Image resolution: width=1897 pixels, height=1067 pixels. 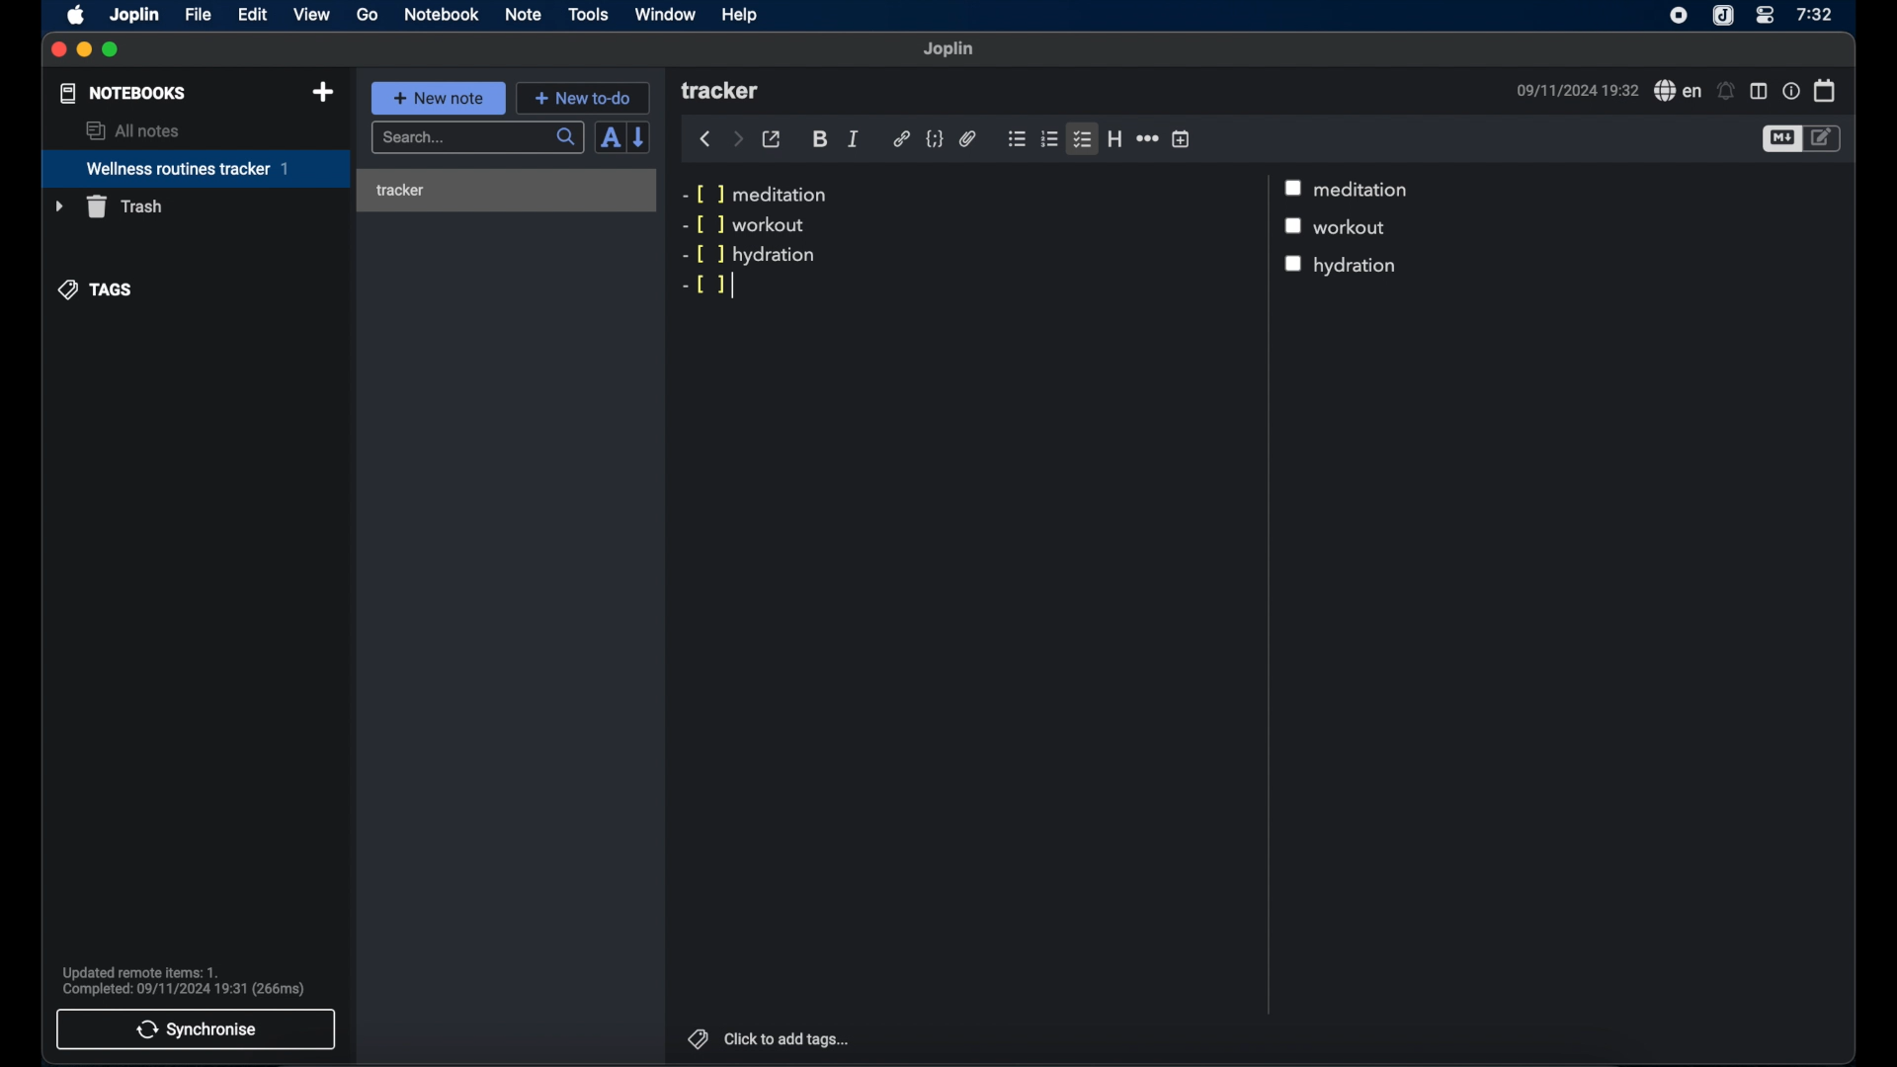 I want to click on numbered list, so click(x=1050, y=139).